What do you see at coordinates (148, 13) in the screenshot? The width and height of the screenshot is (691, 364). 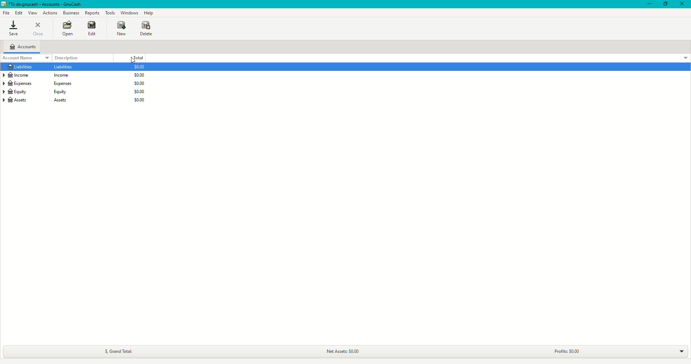 I see `Help` at bounding box center [148, 13].